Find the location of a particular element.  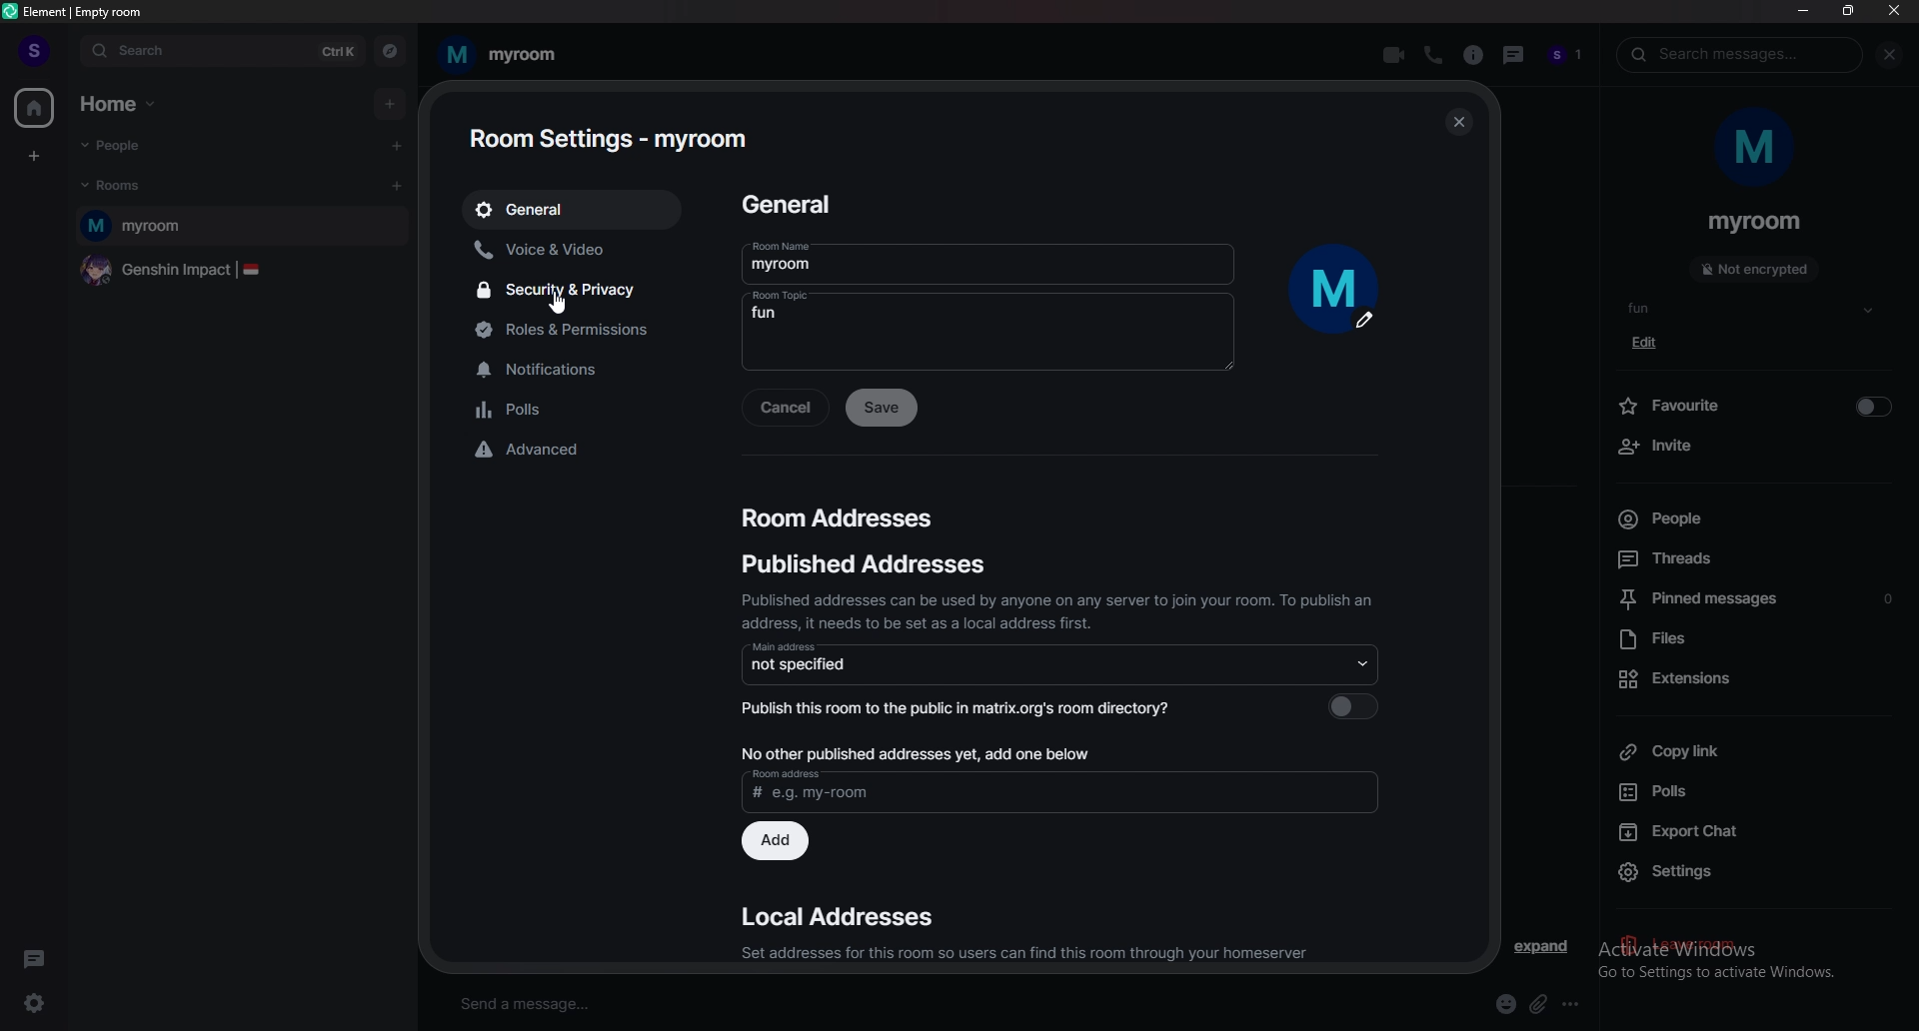

quick settings is located at coordinates (35, 1003).